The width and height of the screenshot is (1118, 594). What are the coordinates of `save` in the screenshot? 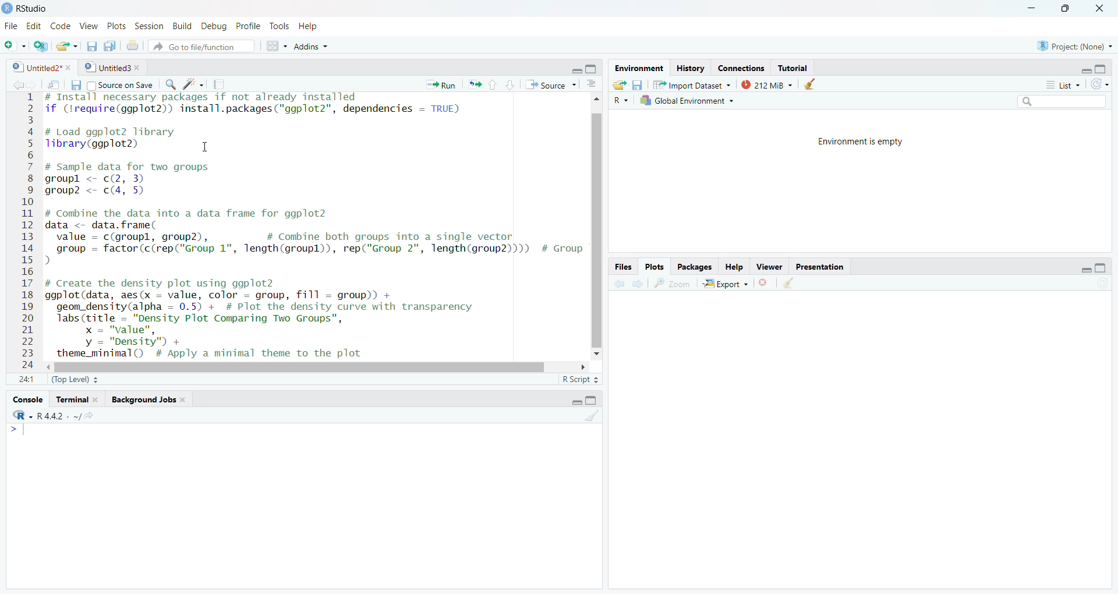 It's located at (74, 84).